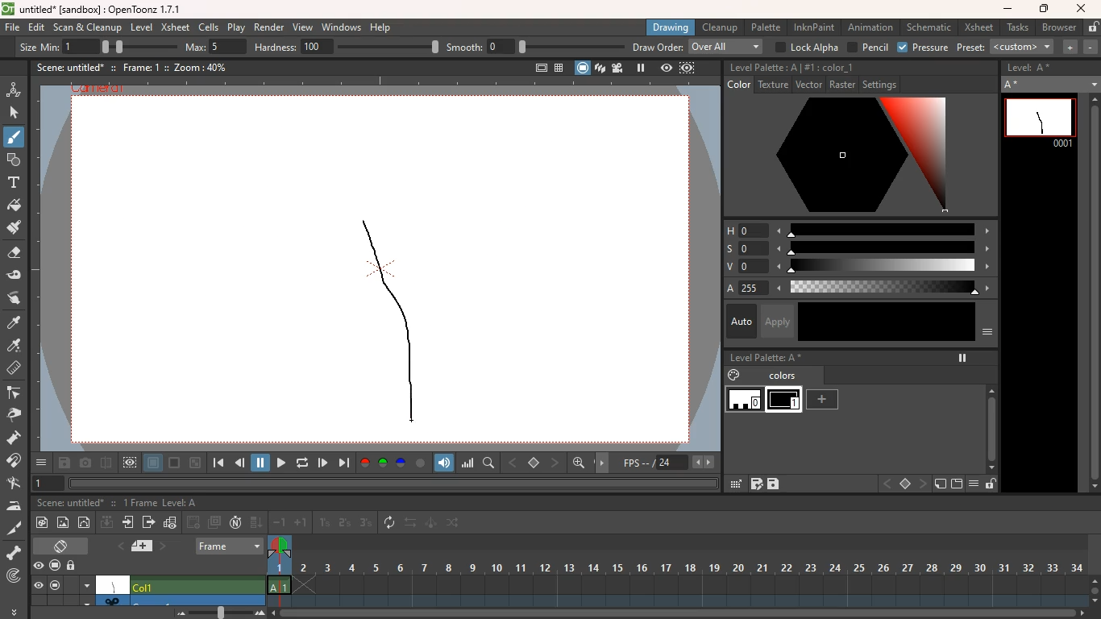  What do you see at coordinates (304, 28) in the screenshot?
I see `view` at bounding box center [304, 28].